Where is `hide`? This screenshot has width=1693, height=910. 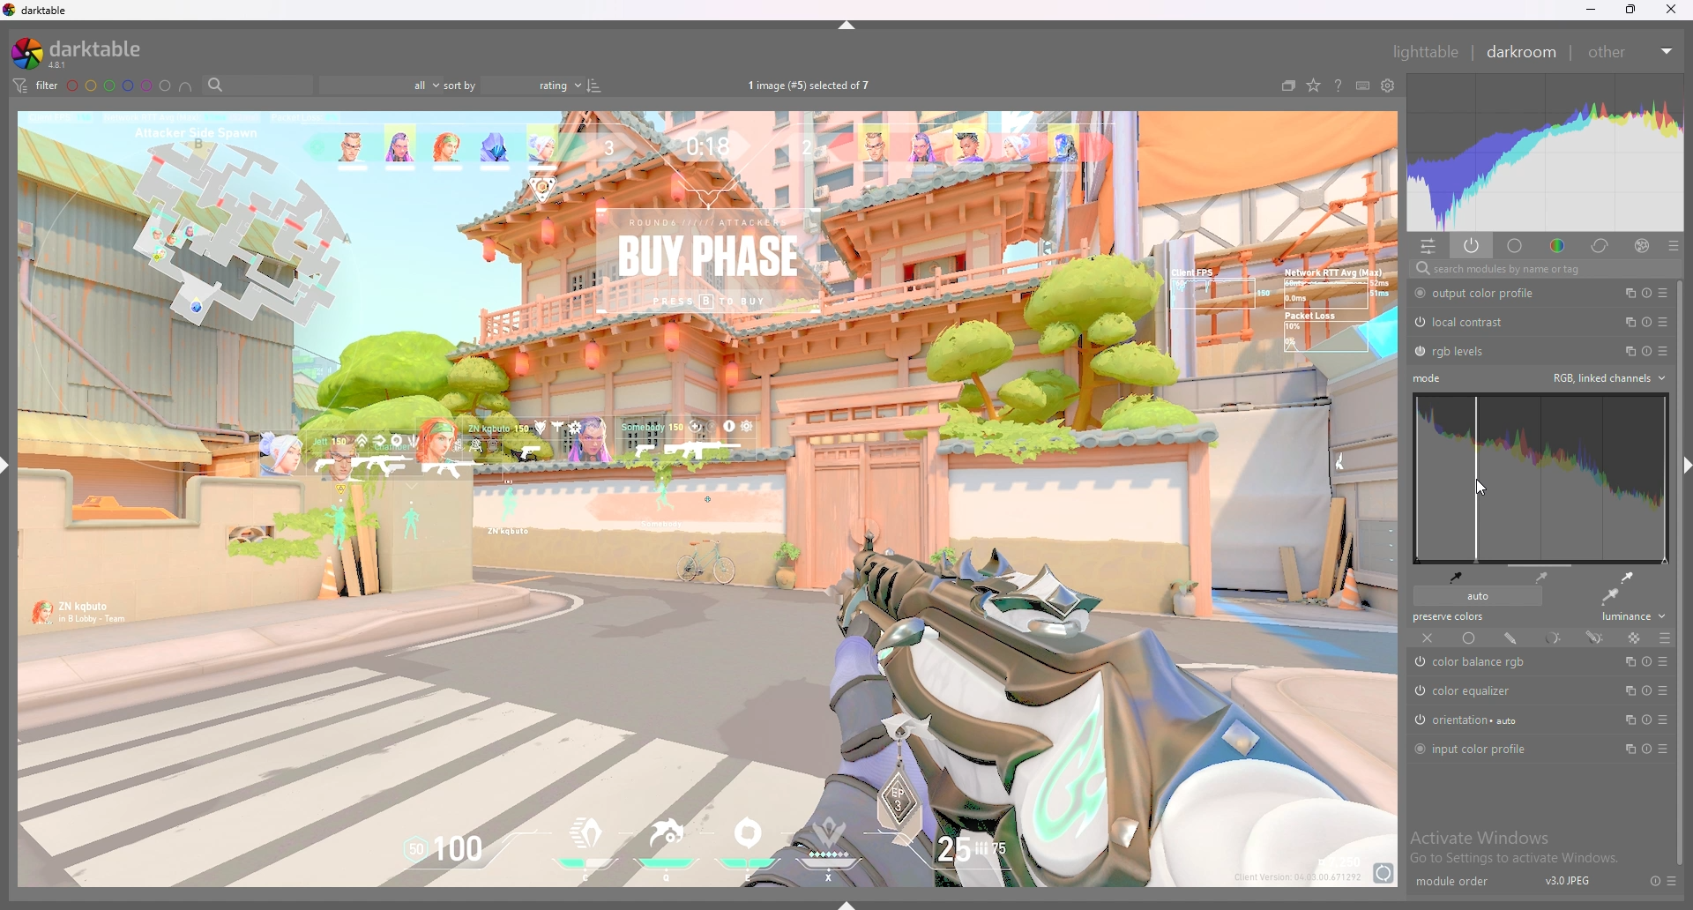
hide is located at coordinates (11, 464).